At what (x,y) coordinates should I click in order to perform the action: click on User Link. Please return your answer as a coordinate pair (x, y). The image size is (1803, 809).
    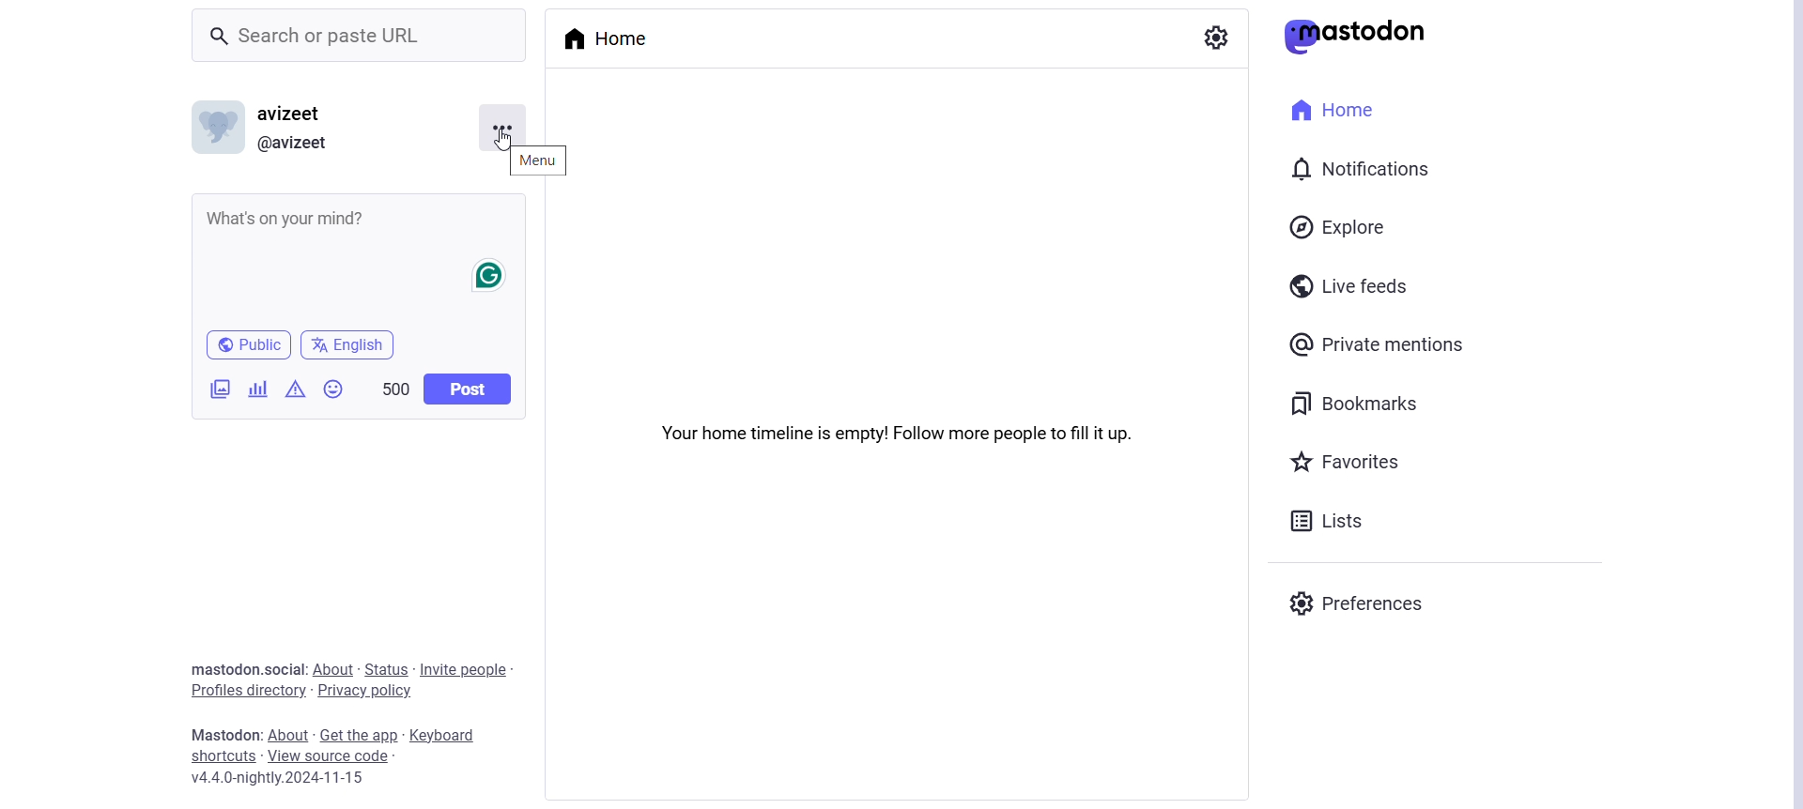
    Looking at the image, I should click on (295, 144).